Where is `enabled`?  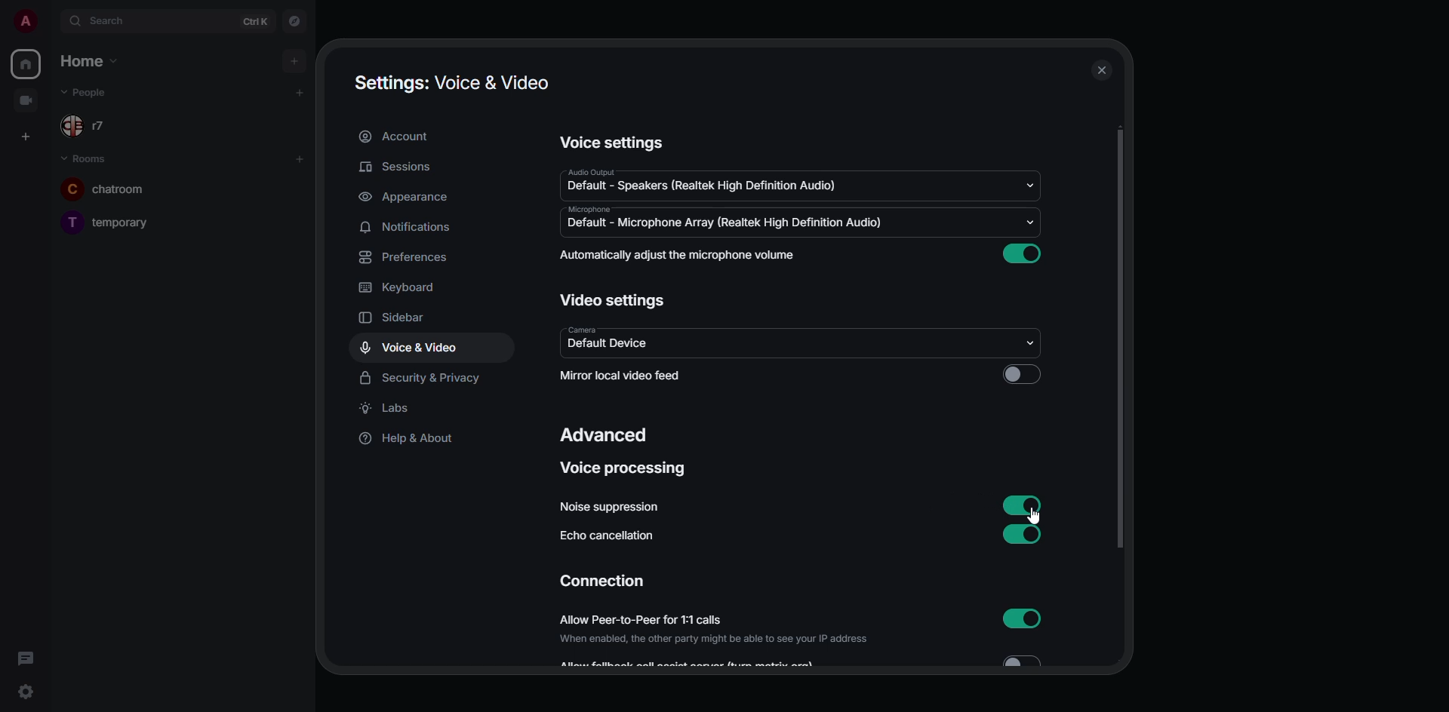
enabled is located at coordinates (1024, 533).